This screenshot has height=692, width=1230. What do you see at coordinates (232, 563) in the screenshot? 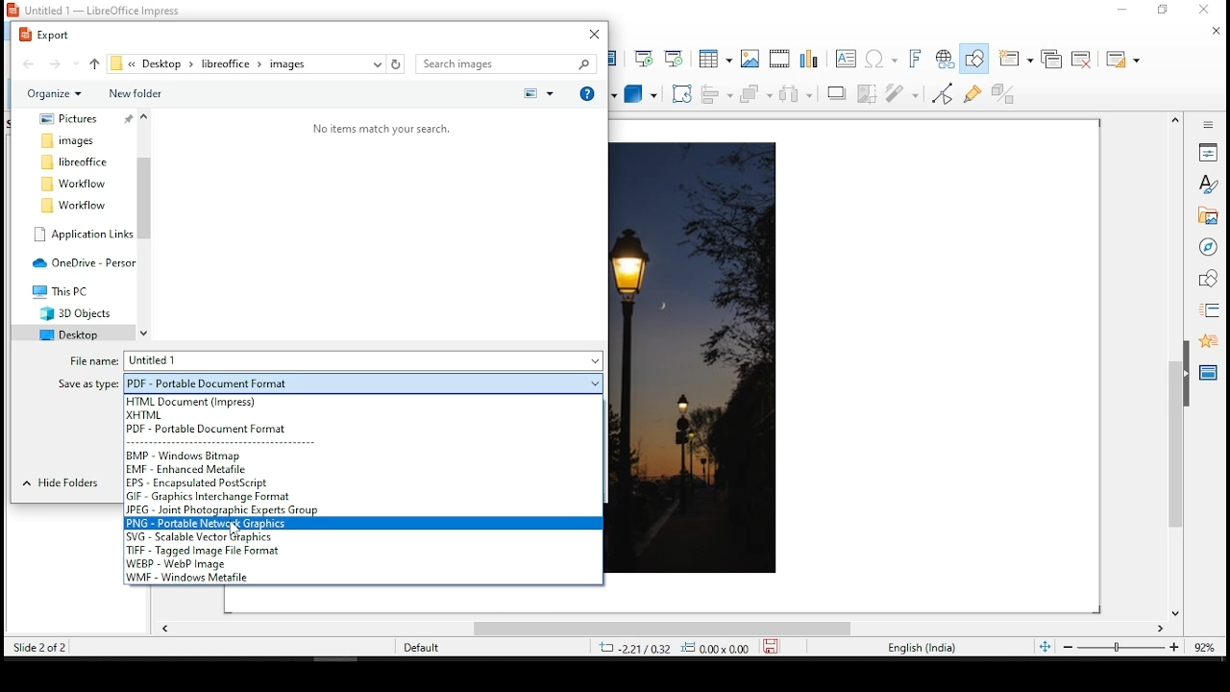
I see `webp` at bounding box center [232, 563].